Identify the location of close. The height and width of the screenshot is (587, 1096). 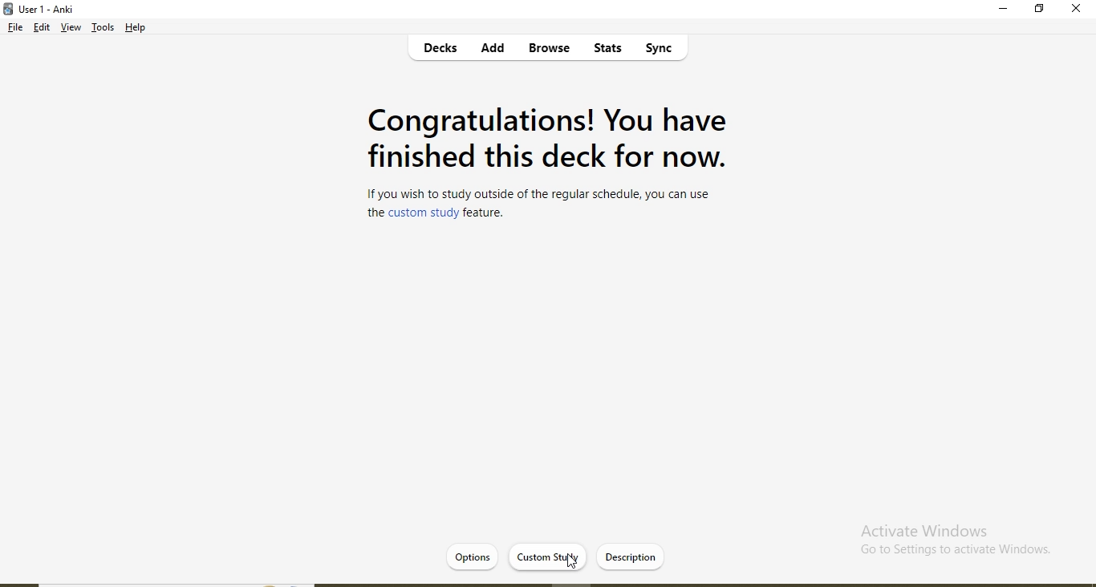
(1076, 10).